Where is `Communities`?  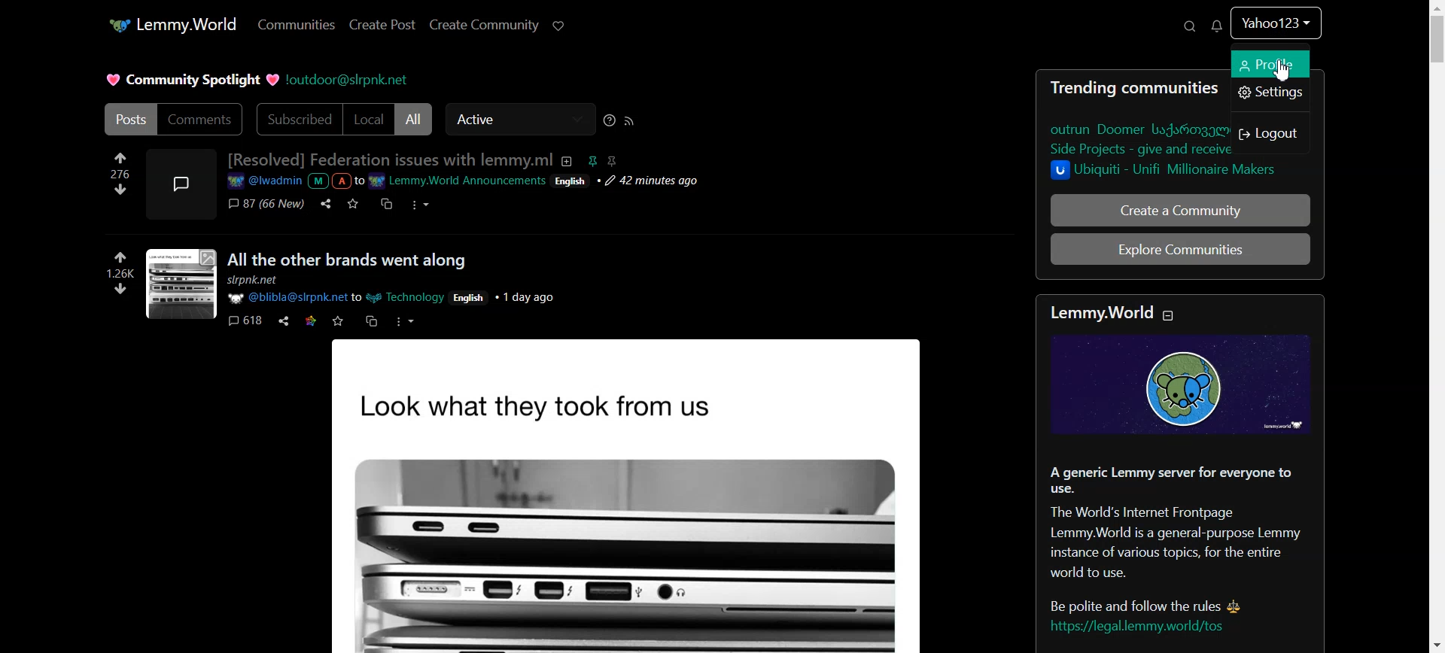
Communities is located at coordinates (294, 25).